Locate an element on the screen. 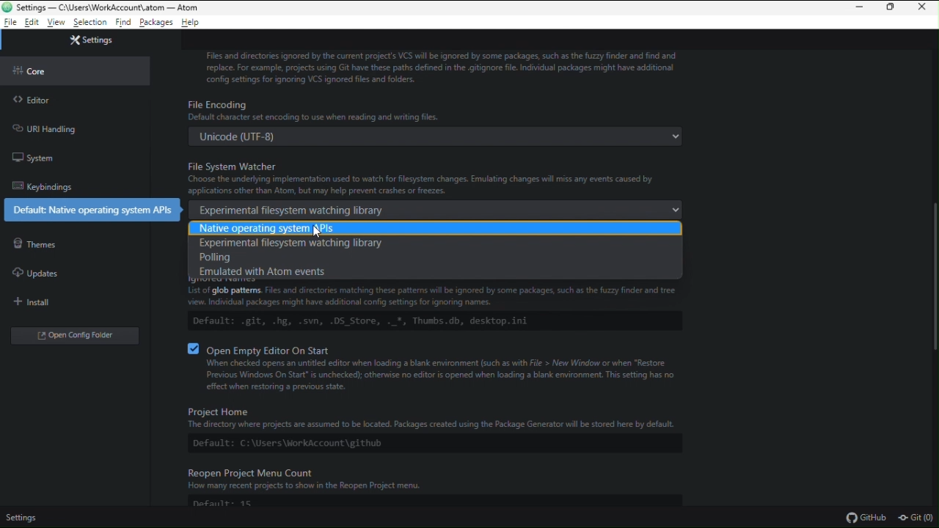 This screenshot has height=528, width=939. Text is located at coordinates (440, 65).